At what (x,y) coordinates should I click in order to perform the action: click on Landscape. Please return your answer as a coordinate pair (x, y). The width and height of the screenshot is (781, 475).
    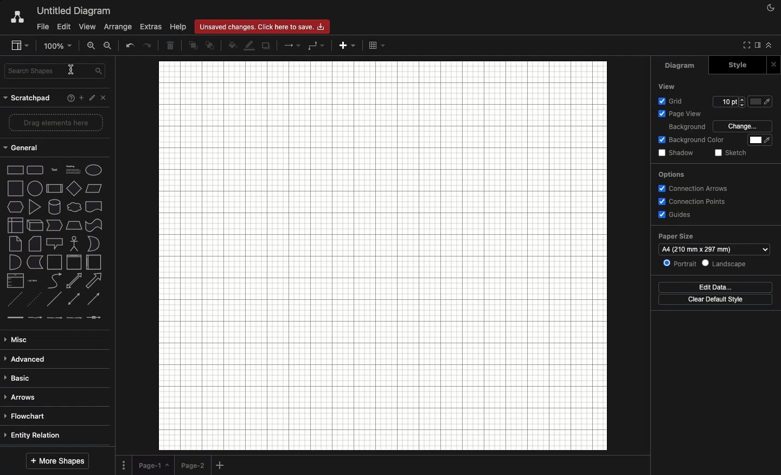
    Looking at the image, I should click on (725, 262).